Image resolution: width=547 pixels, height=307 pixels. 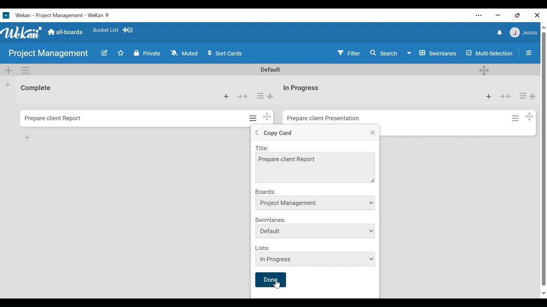 I want to click on Board Title, so click(x=48, y=54).